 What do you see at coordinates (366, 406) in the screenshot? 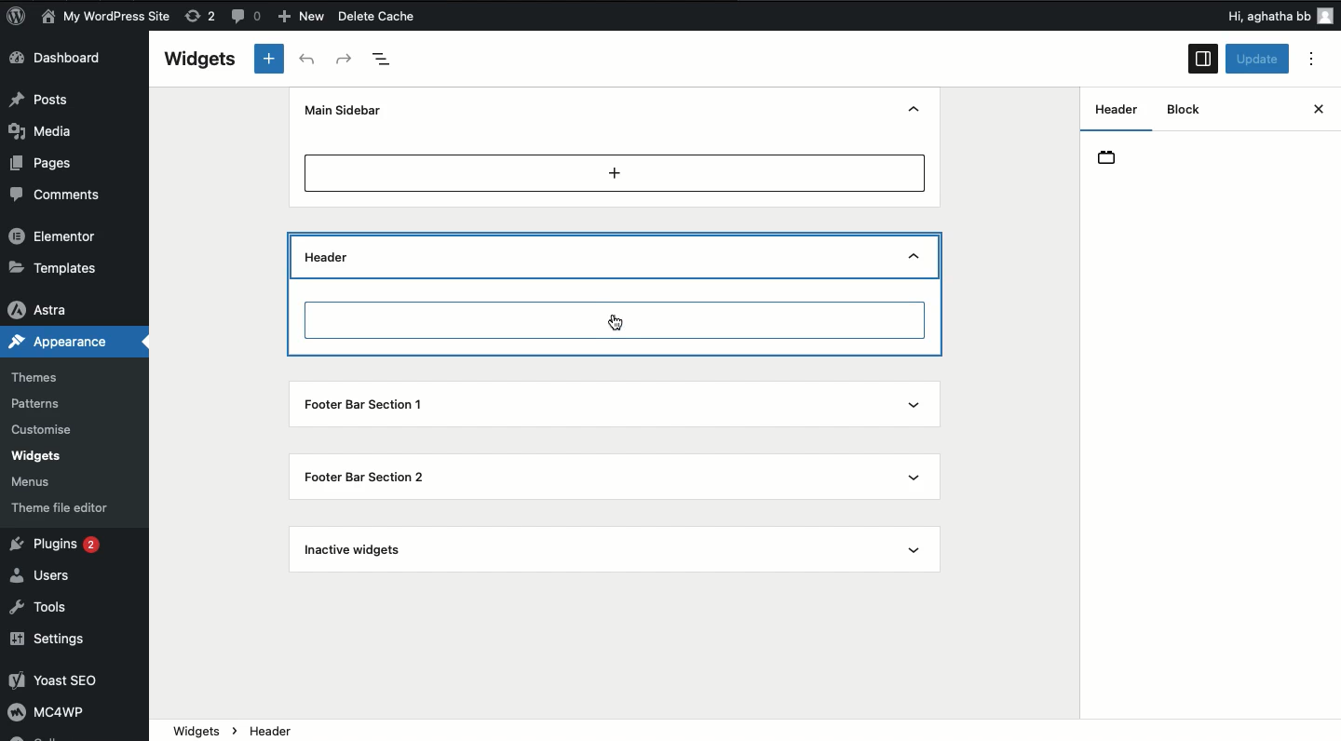
I see `Footer bar section 1` at bounding box center [366, 406].